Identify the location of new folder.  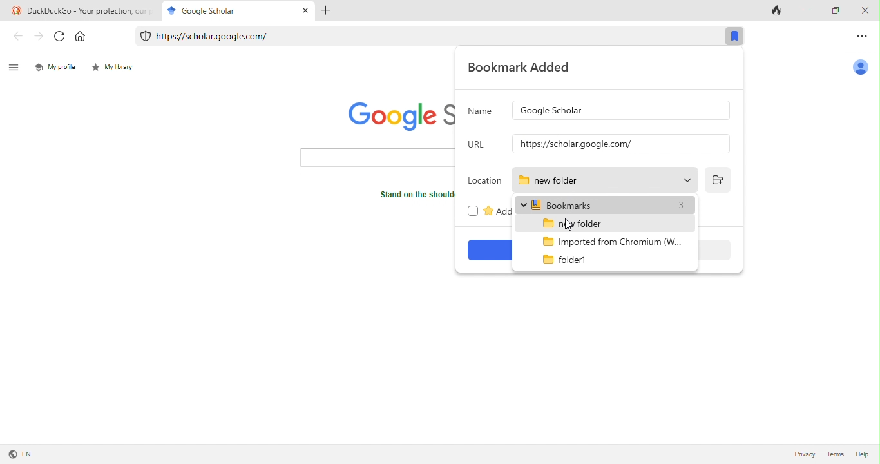
(606, 180).